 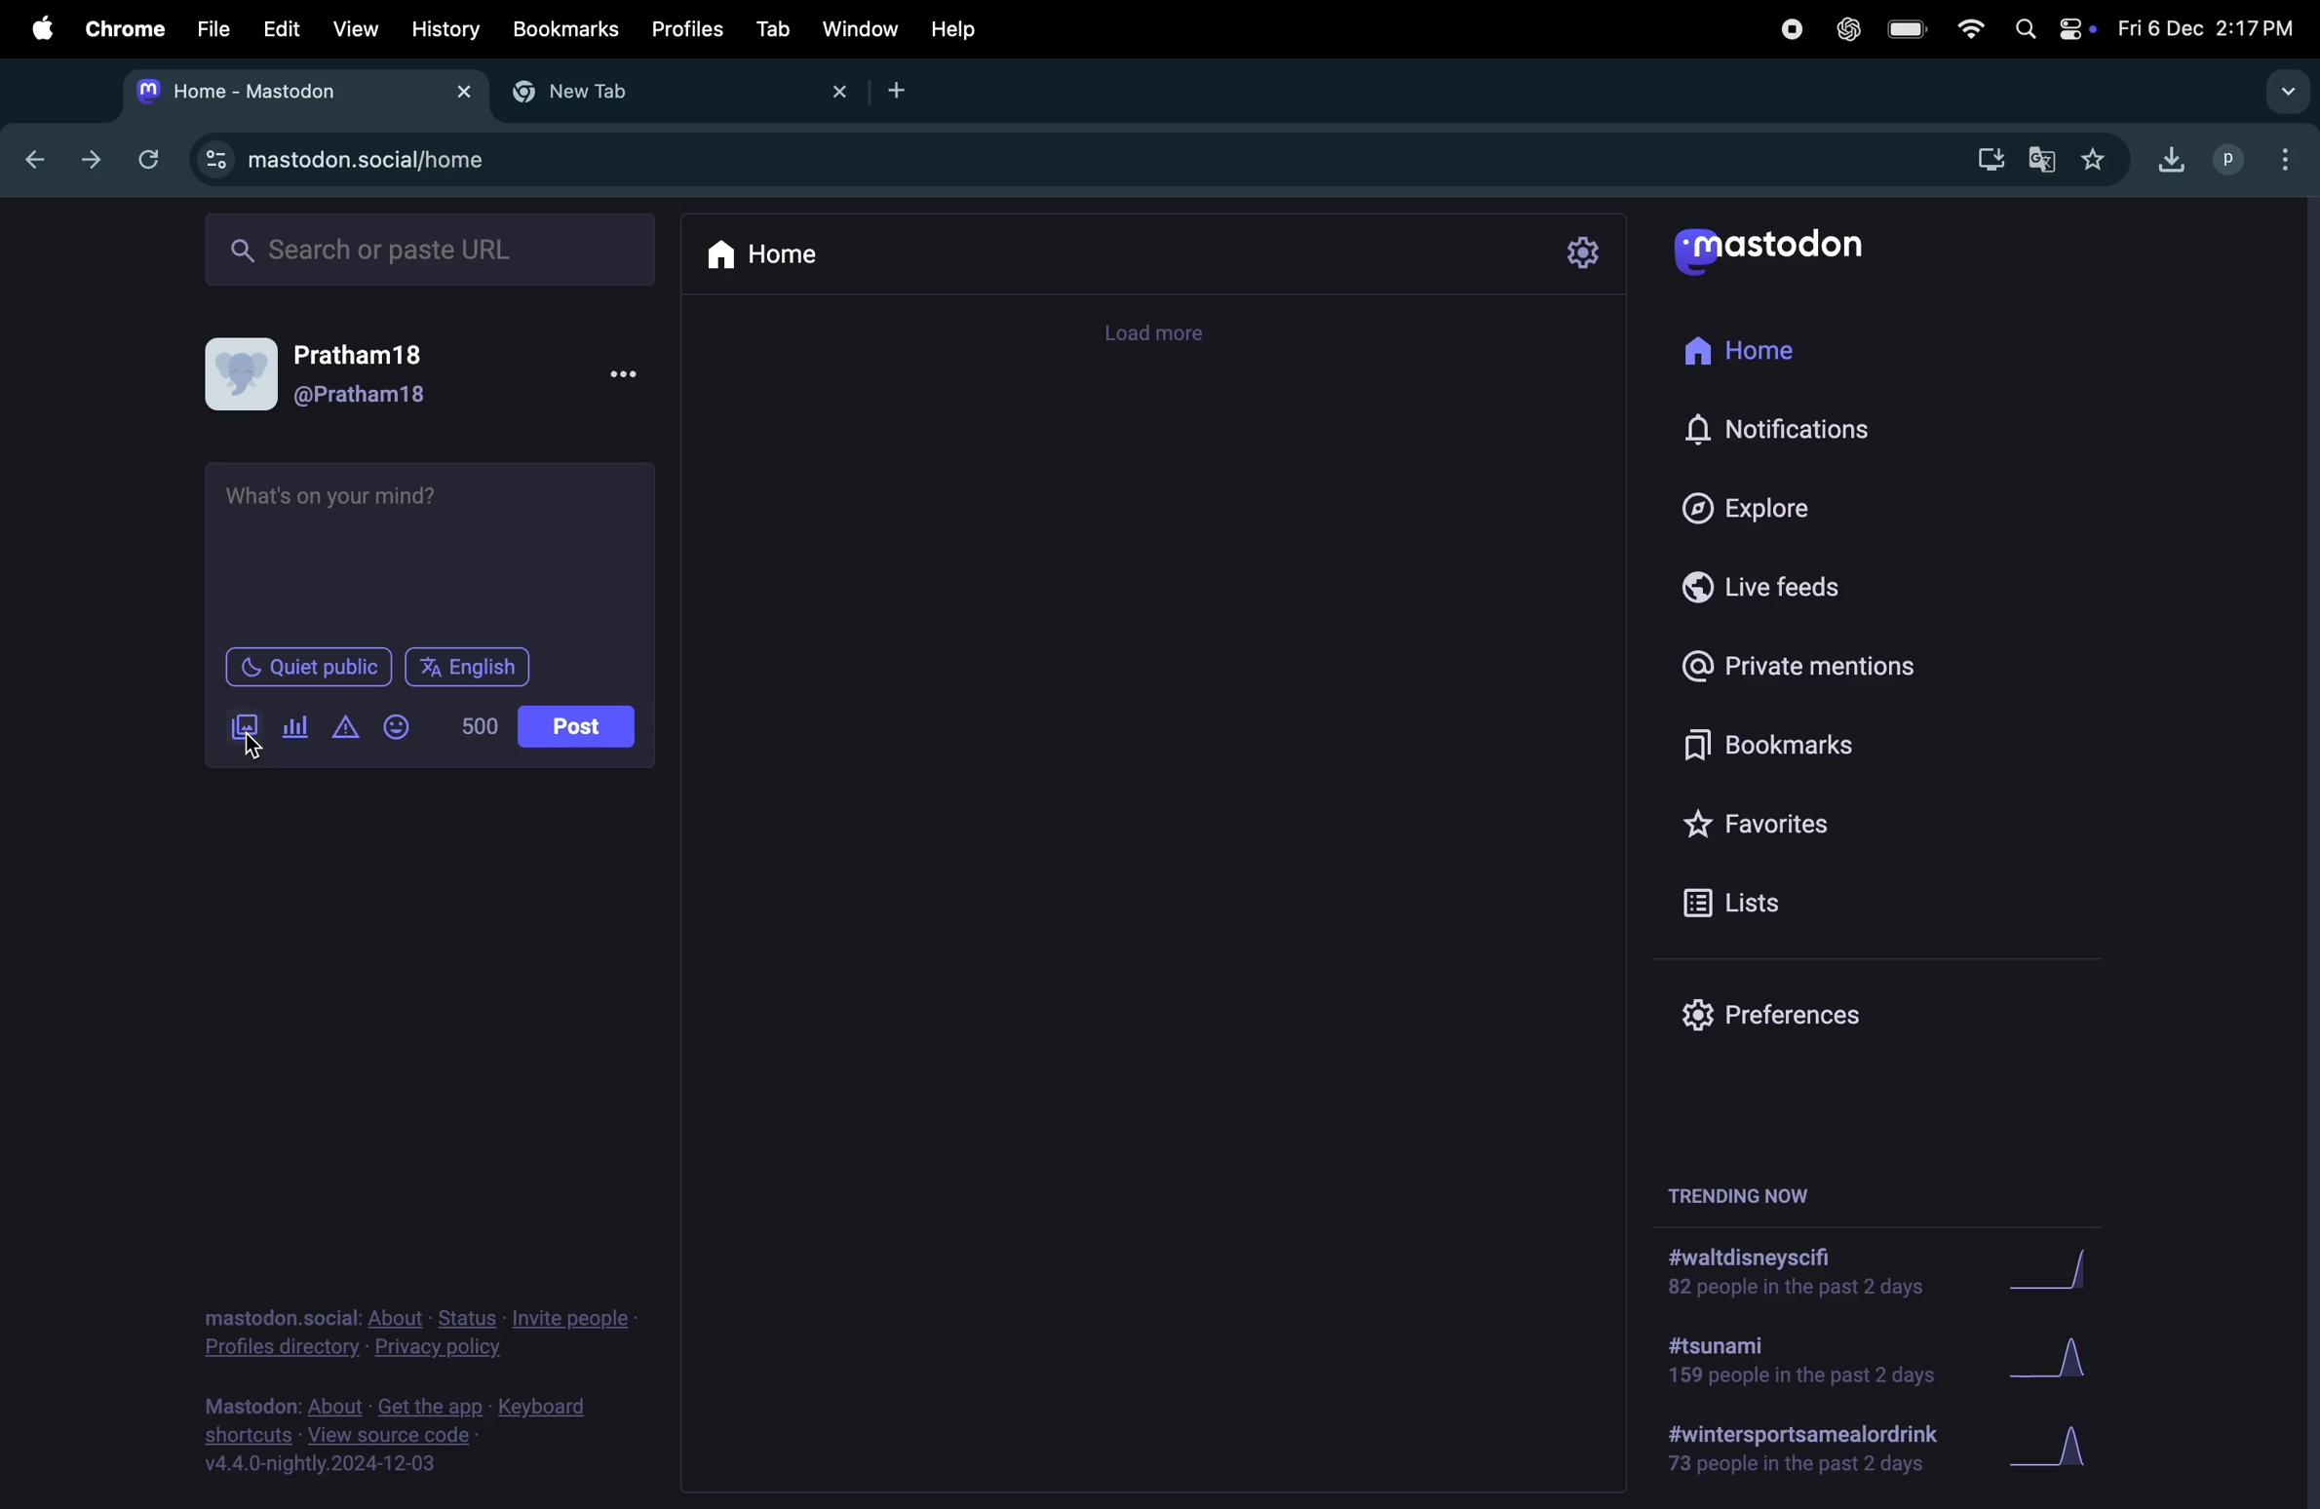 What do you see at coordinates (2172, 156) in the screenshot?
I see `downloads` at bounding box center [2172, 156].